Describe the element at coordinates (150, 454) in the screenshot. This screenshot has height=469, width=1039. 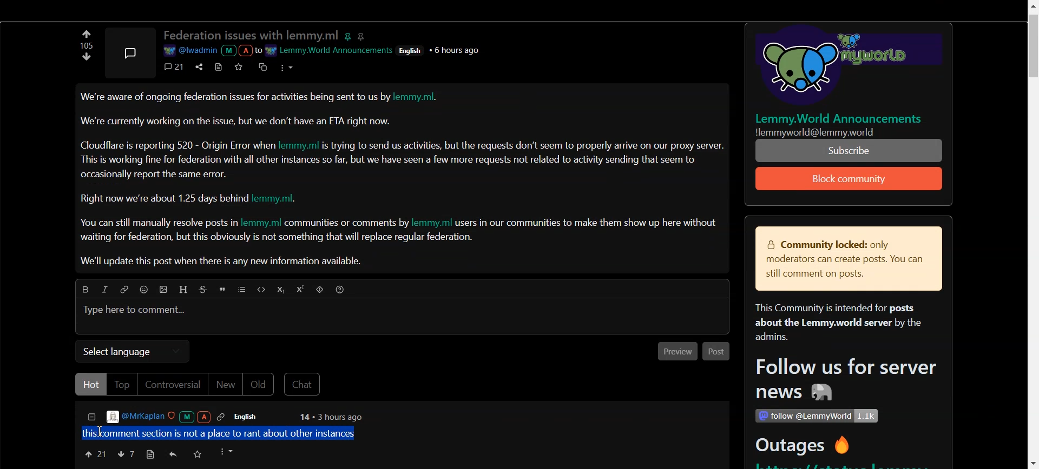
I see `view source` at that location.